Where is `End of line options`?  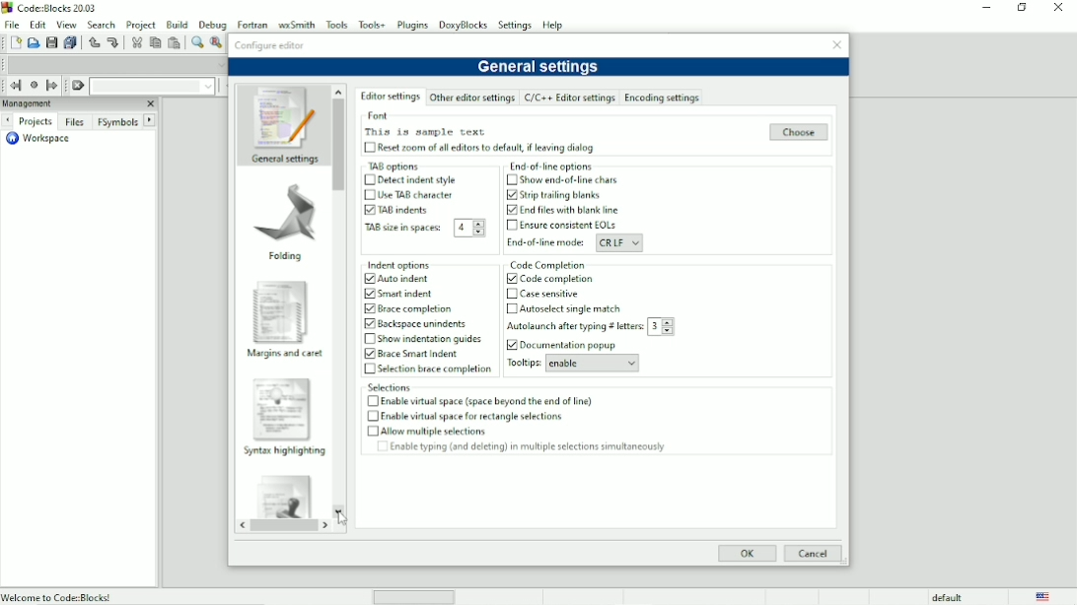 End of line options is located at coordinates (548, 167).